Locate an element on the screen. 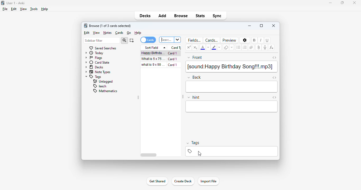 Image resolution: width=361 pixels, height=190 pixels. options is located at coordinates (244, 40).